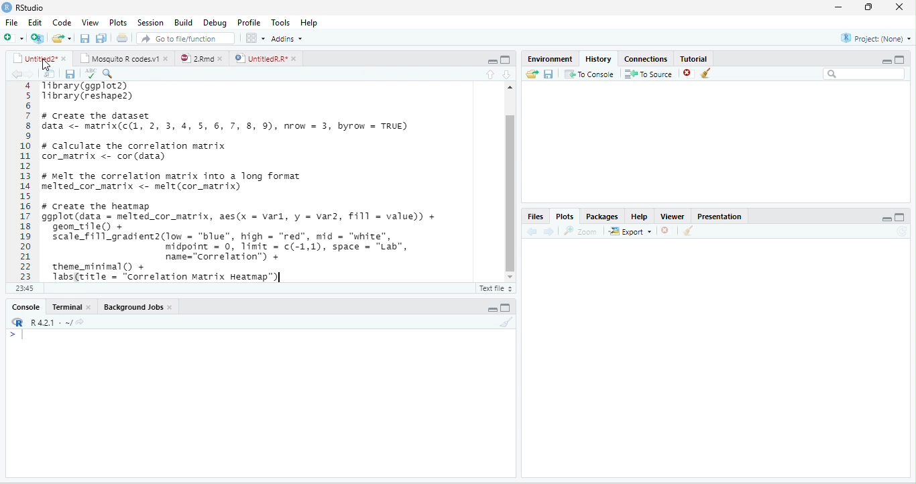  Describe the element at coordinates (545, 58) in the screenshot. I see `environment ` at that location.